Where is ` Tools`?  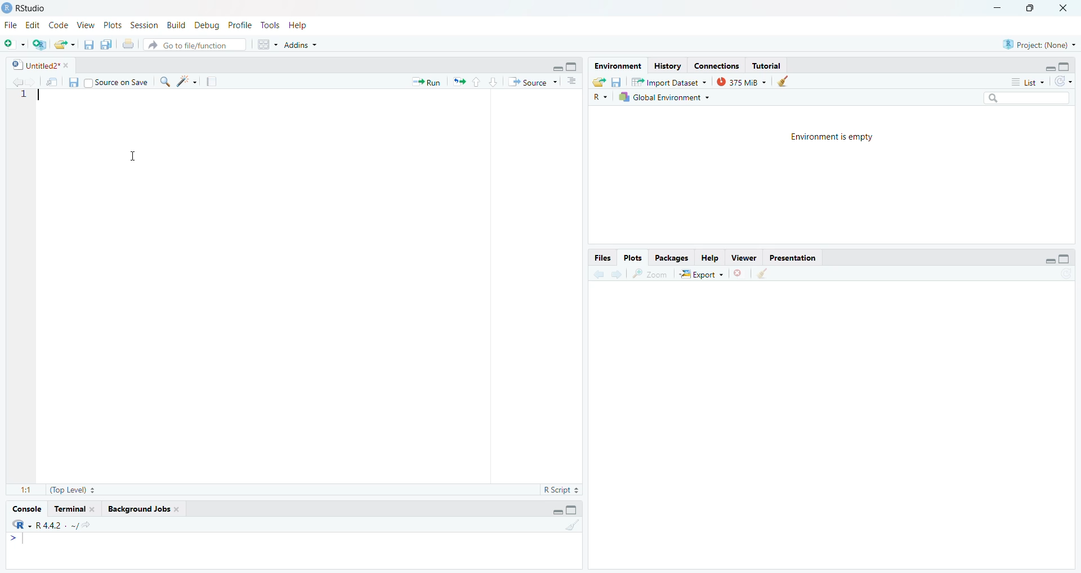
 Tools is located at coordinates (269, 25).